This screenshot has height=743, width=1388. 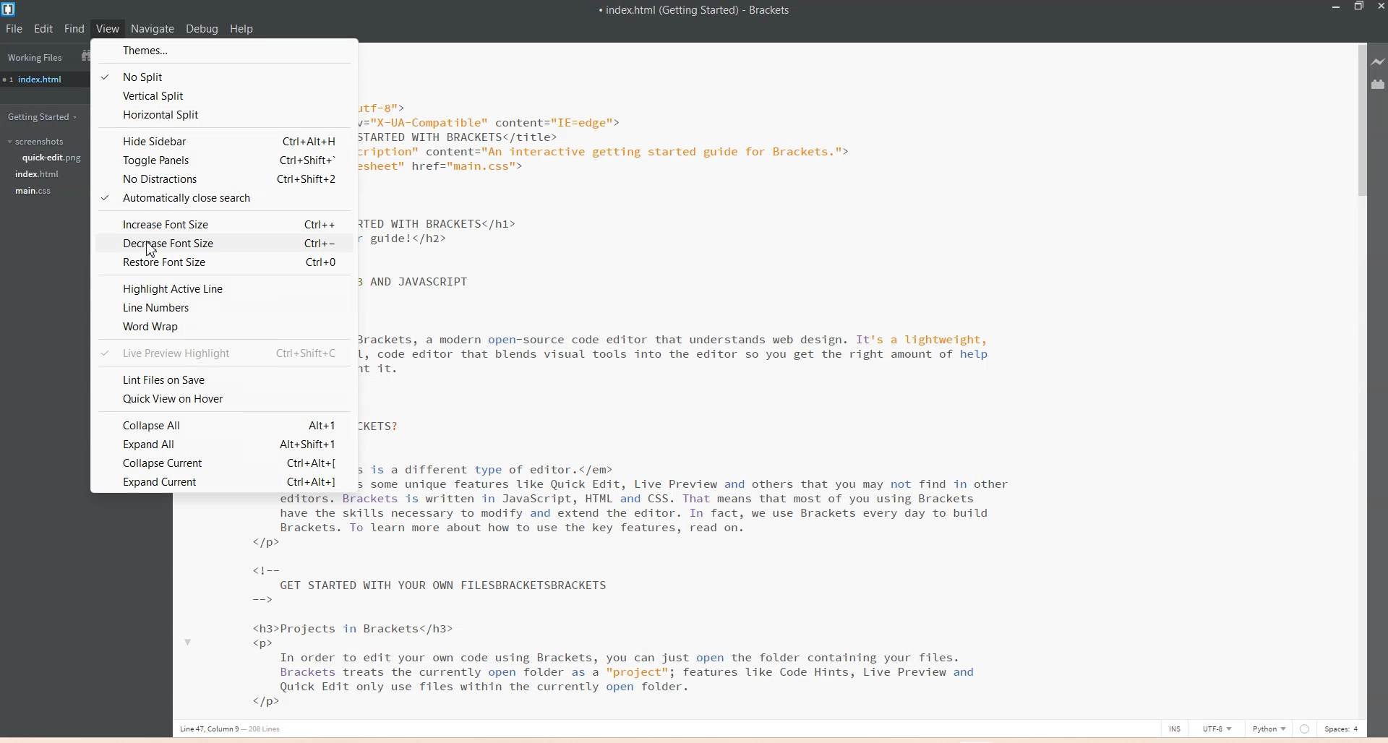 I want to click on Vertical scroll bar, so click(x=1358, y=380).